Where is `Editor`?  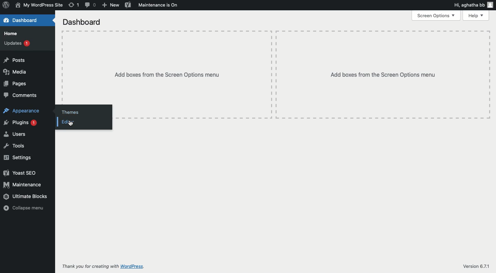 Editor is located at coordinates (69, 122).